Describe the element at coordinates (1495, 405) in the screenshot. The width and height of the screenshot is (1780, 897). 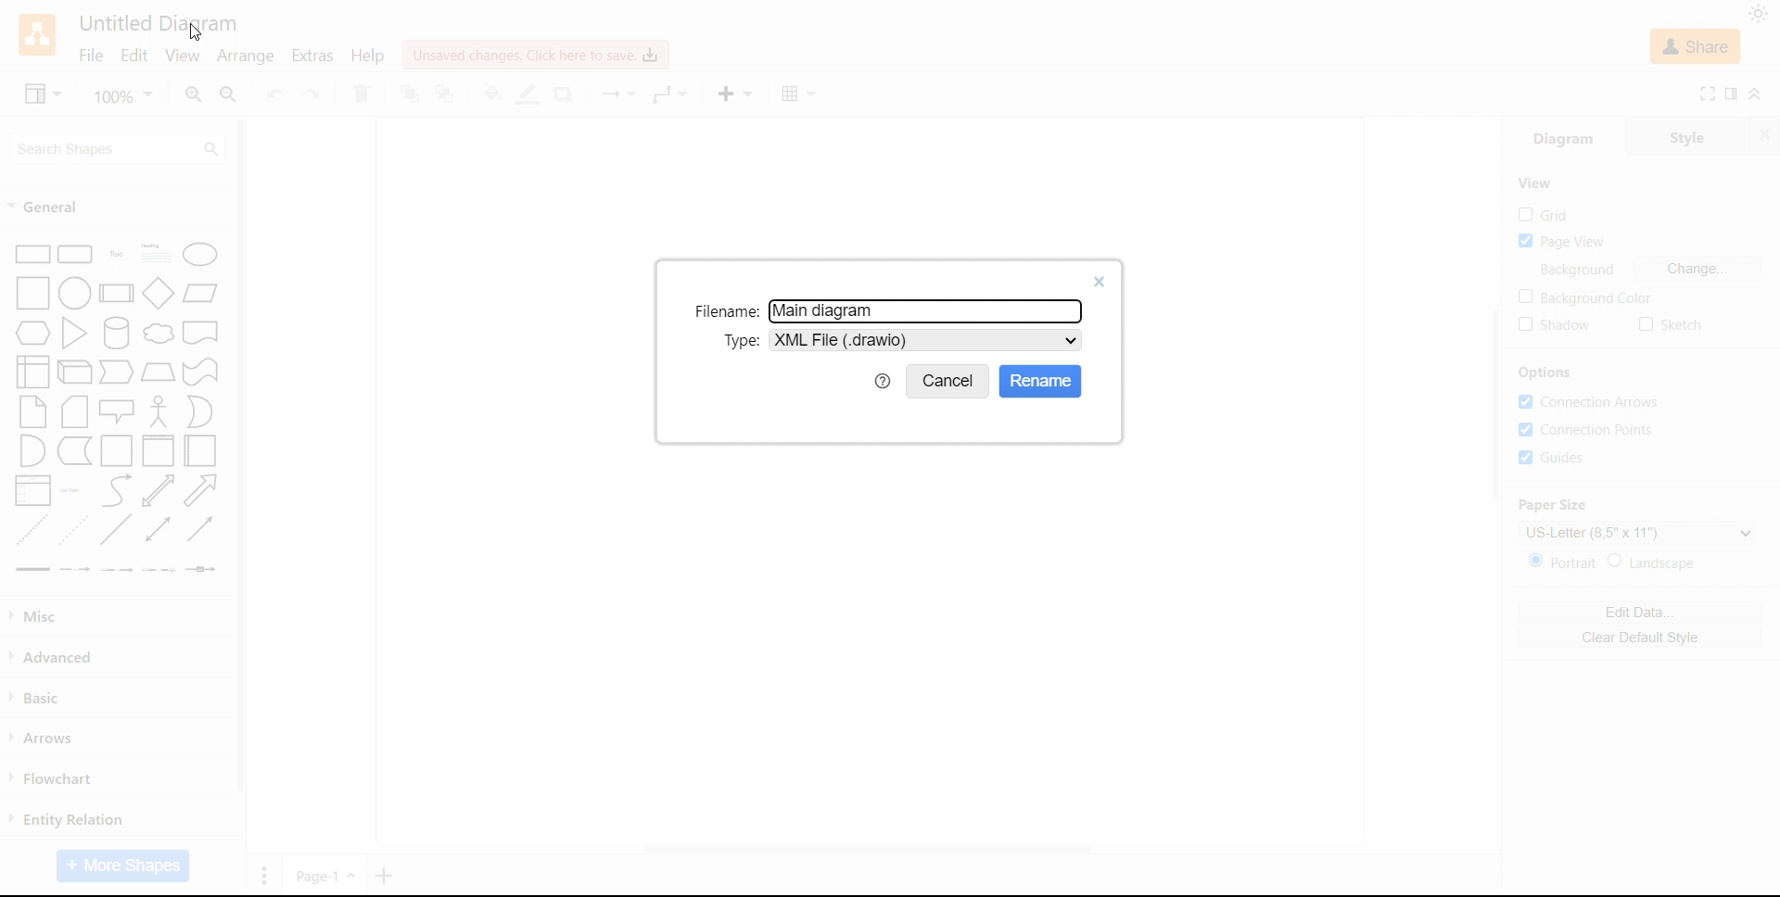
I see `Scroll bar ` at that location.